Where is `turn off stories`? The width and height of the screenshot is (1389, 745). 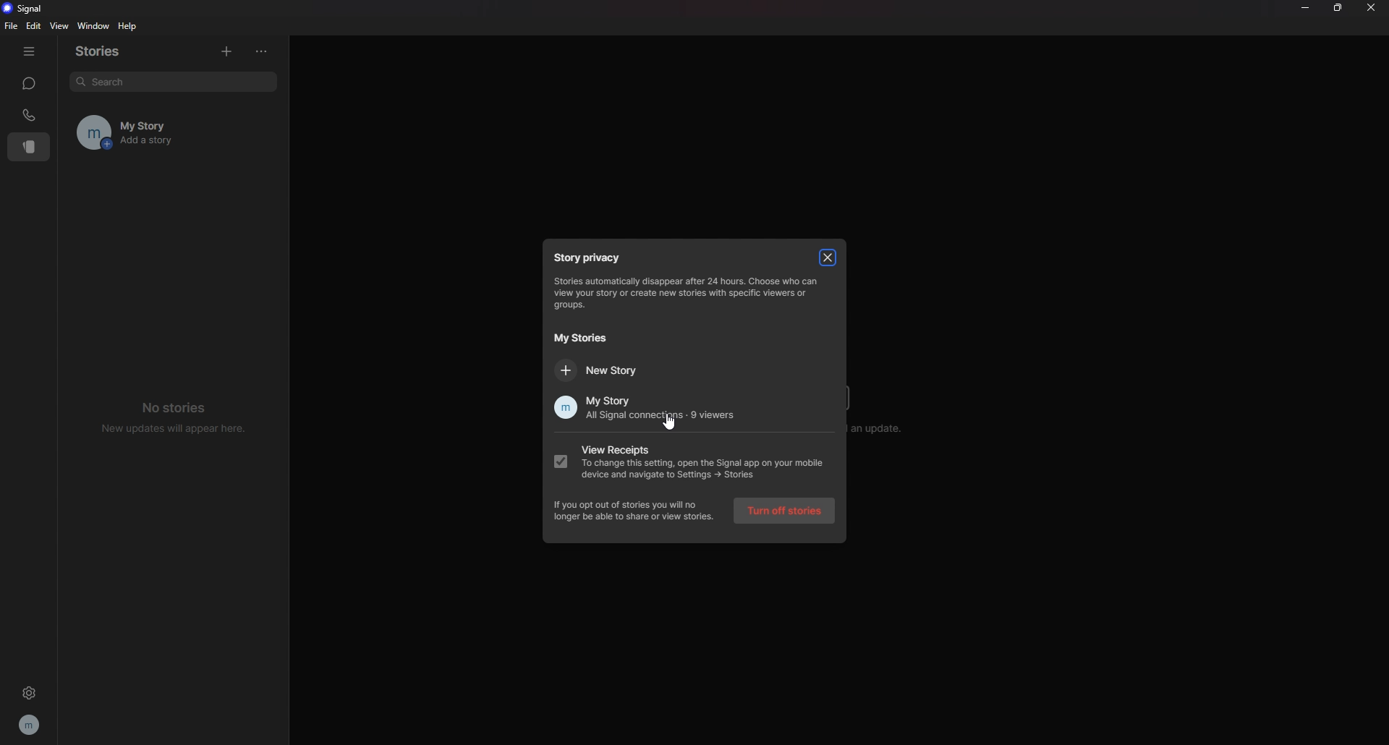
turn off stories is located at coordinates (786, 512).